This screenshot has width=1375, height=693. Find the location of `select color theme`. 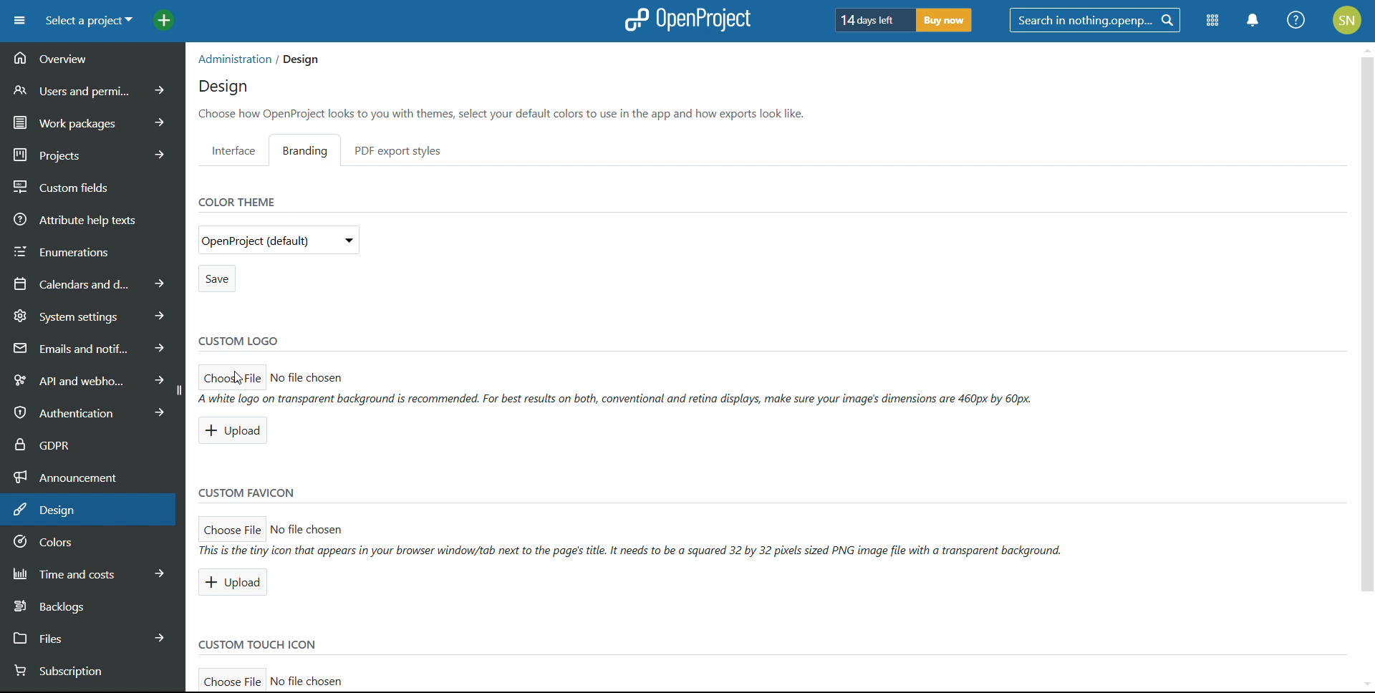

select color theme is located at coordinates (279, 239).